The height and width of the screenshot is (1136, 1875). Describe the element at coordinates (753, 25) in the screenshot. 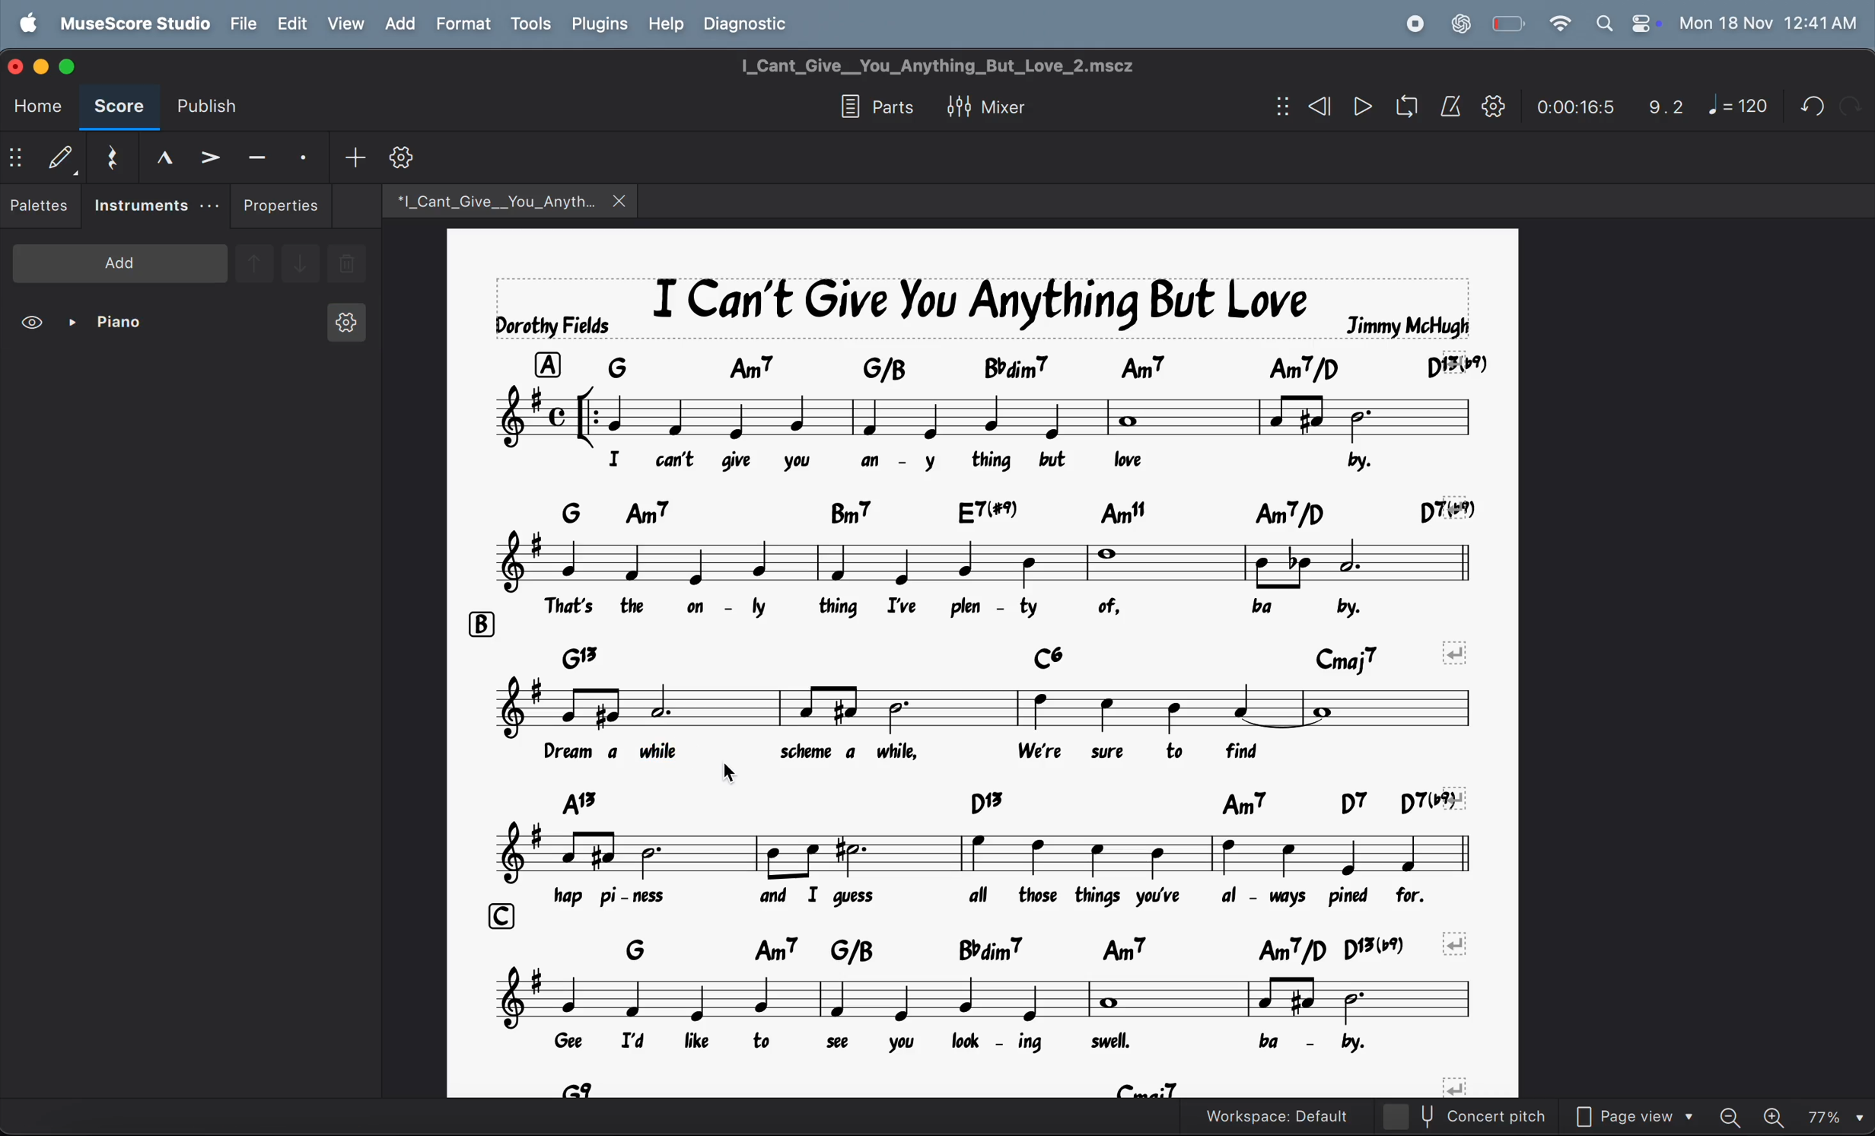

I see `diagnostic` at that location.